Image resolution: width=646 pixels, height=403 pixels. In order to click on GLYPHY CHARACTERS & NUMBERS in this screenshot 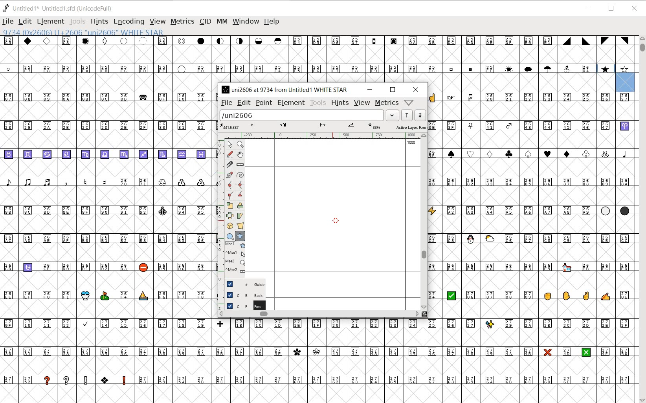, I will do `click(106, 243)`.